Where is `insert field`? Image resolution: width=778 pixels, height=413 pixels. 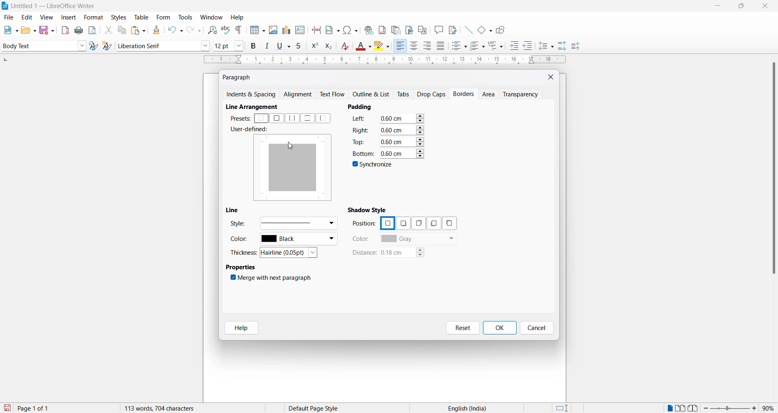 insert field is located at coordinates (332, 29).